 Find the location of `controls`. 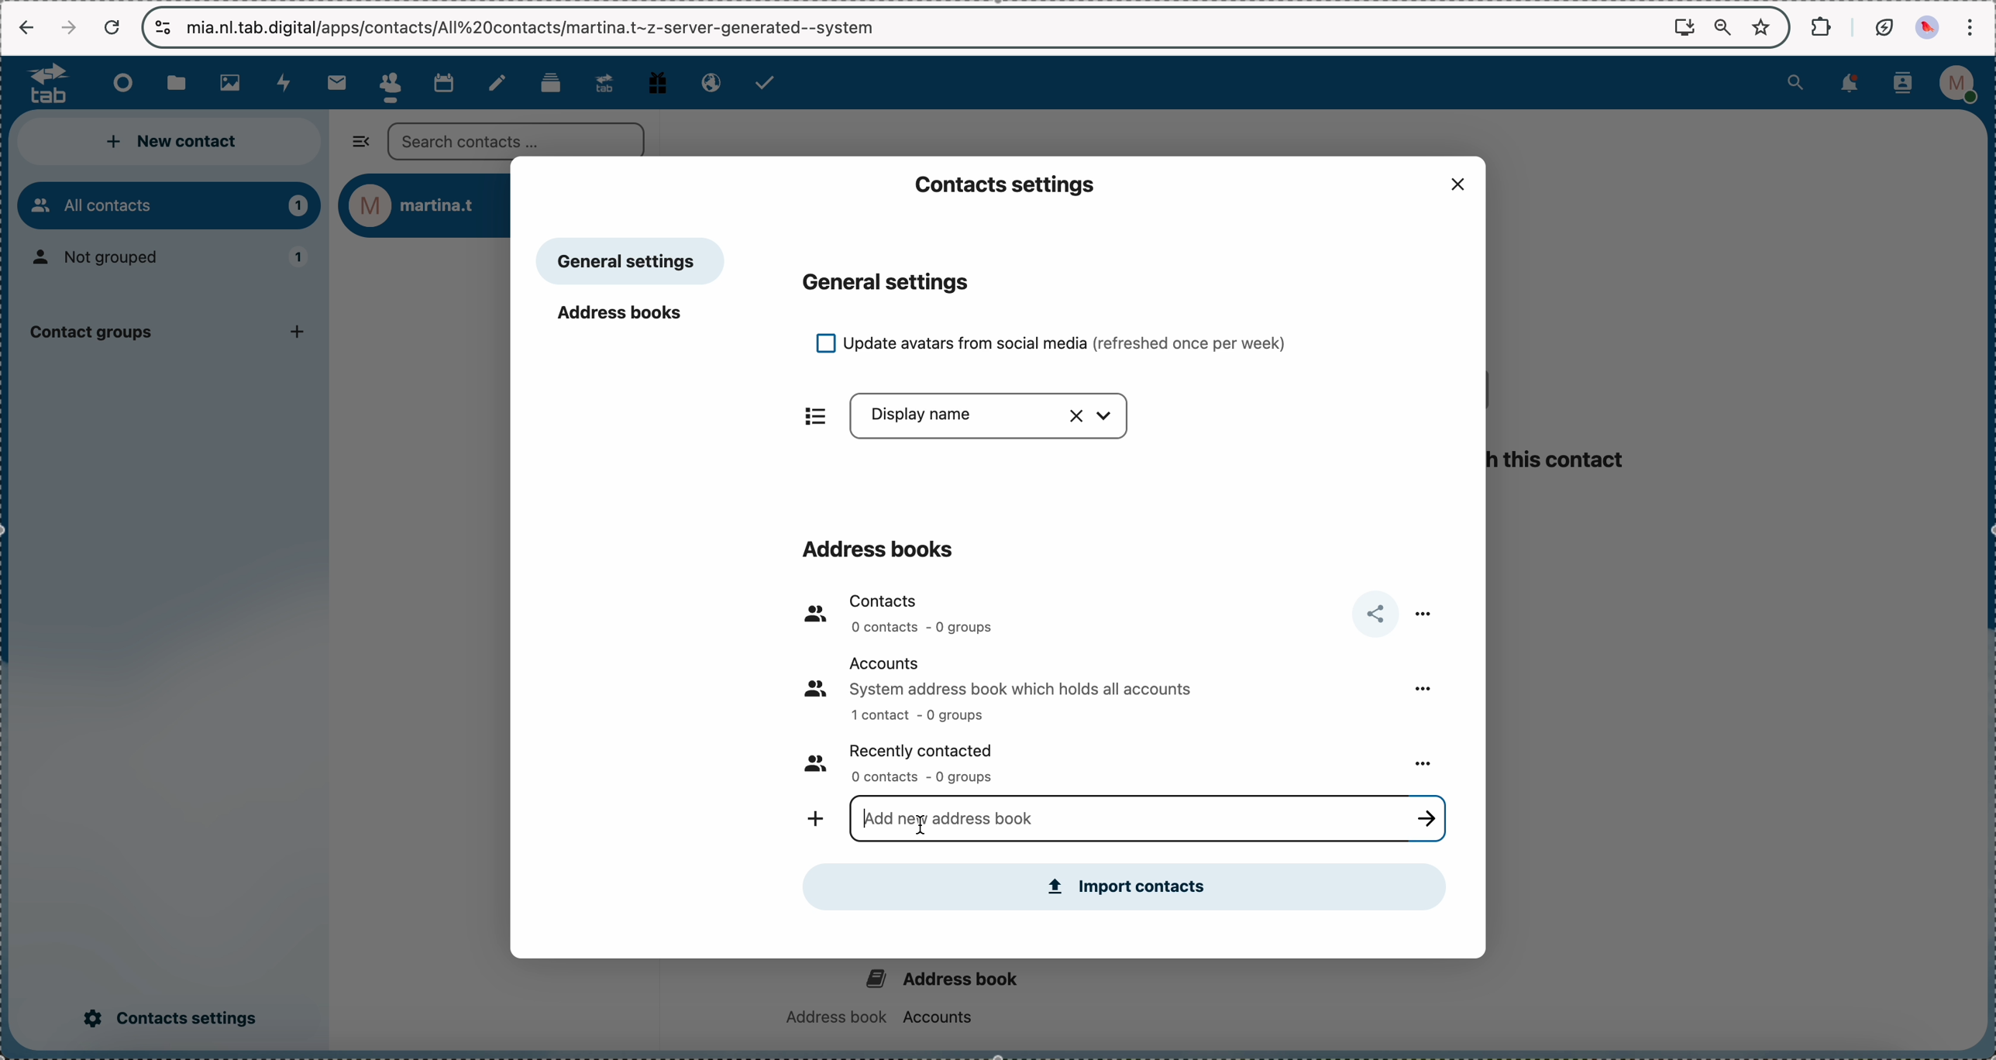

controls is located at coordinates (161, 26).